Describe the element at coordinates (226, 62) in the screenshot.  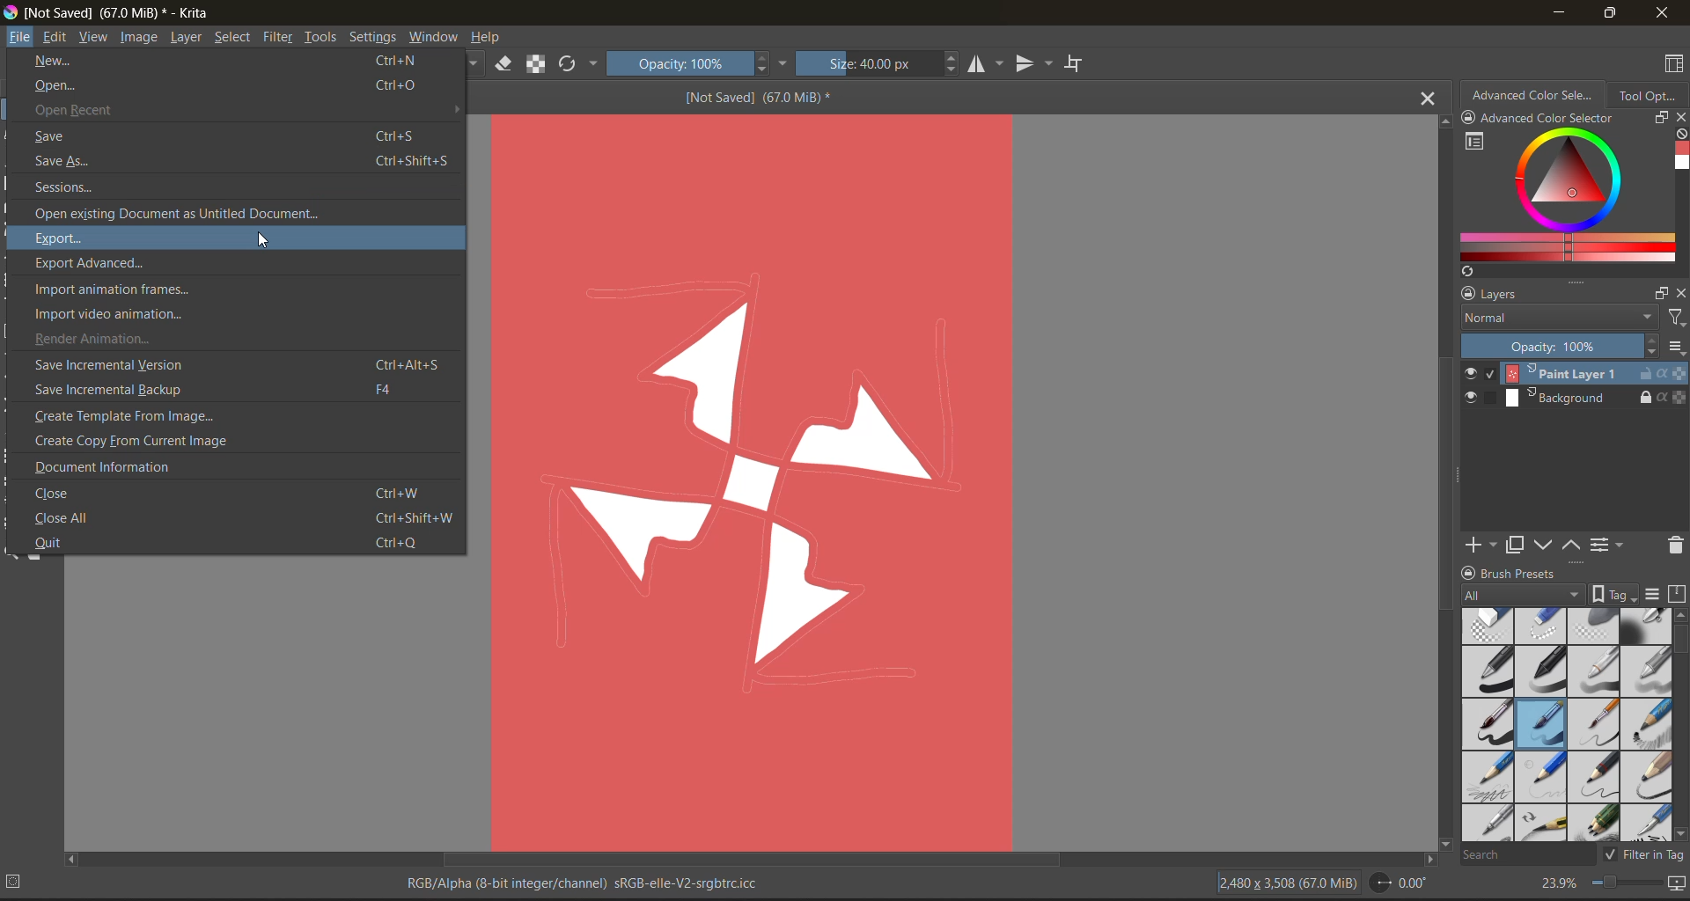
I see `new` at that location.